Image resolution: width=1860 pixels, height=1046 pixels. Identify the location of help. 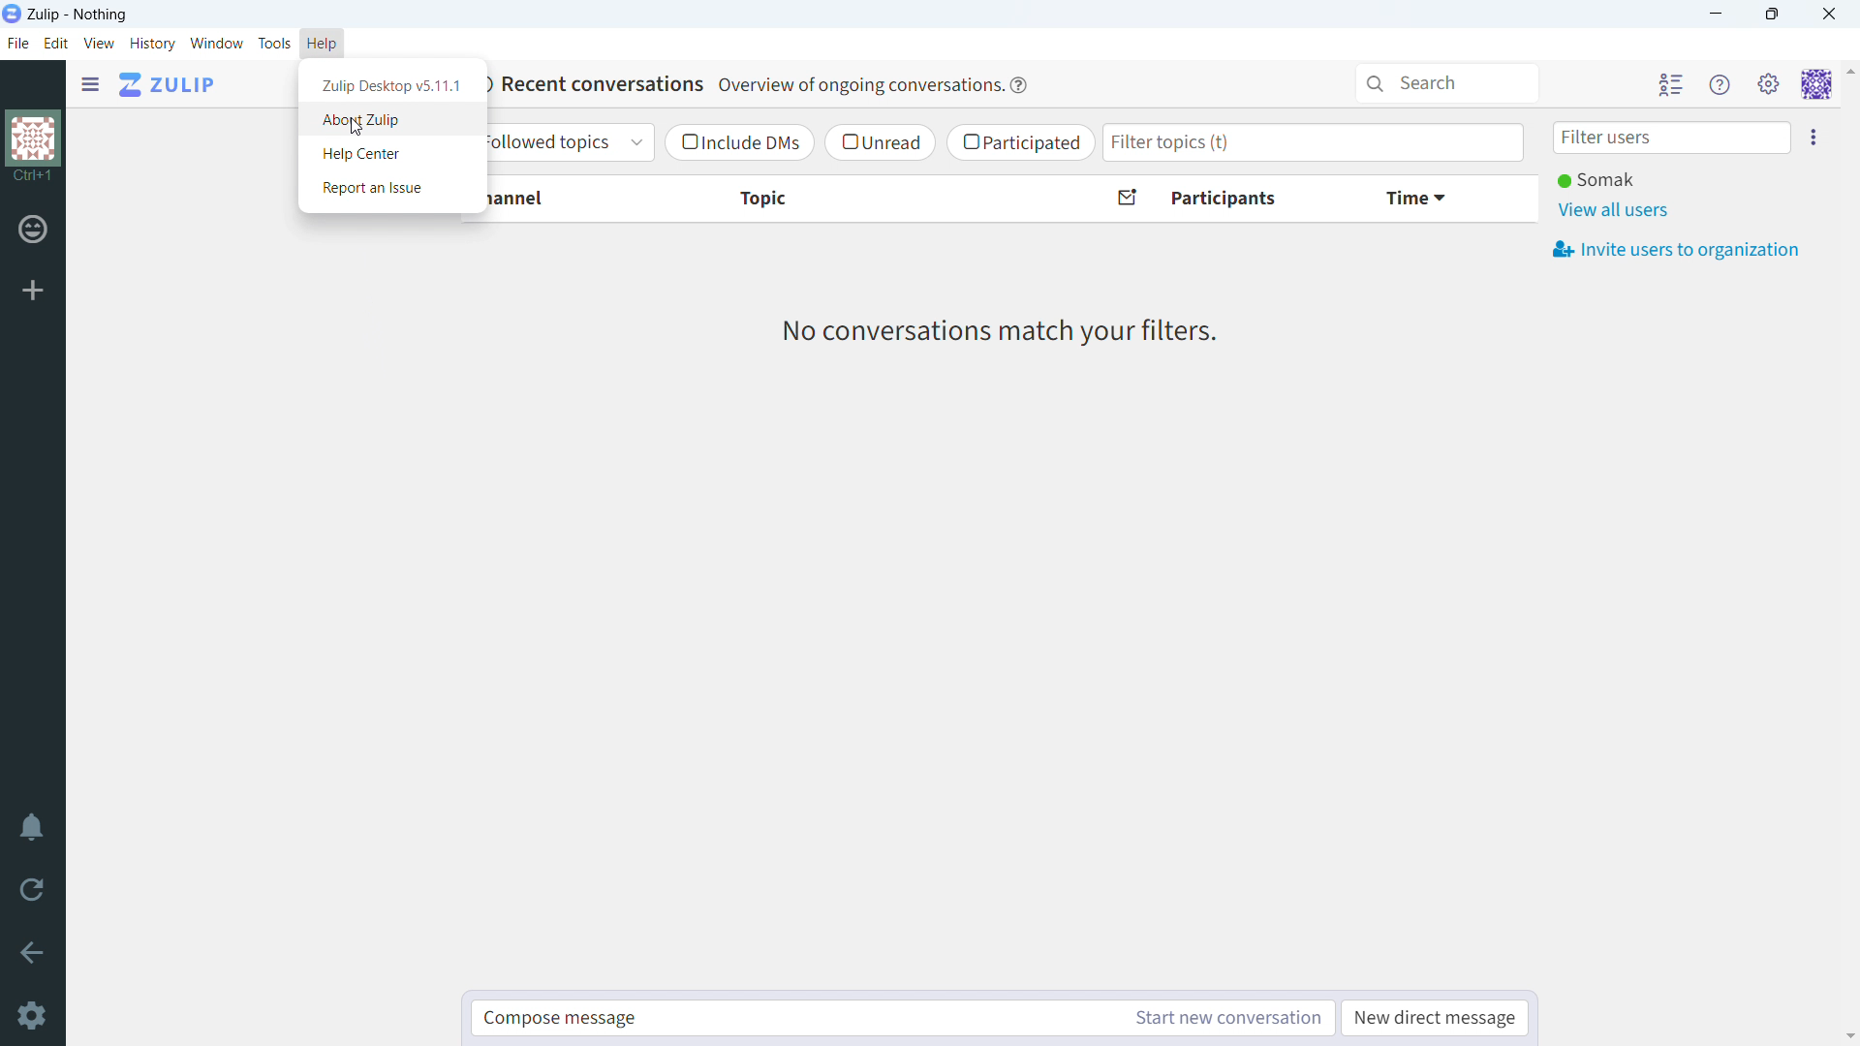
(1019, 84).